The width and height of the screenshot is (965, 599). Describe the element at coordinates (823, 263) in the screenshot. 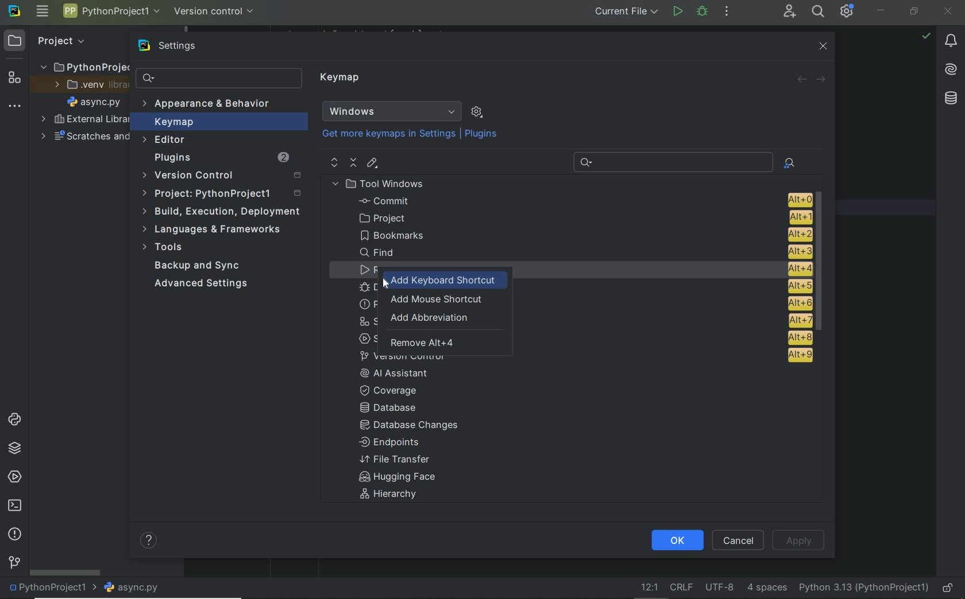

I see `scrollbar` at that location.